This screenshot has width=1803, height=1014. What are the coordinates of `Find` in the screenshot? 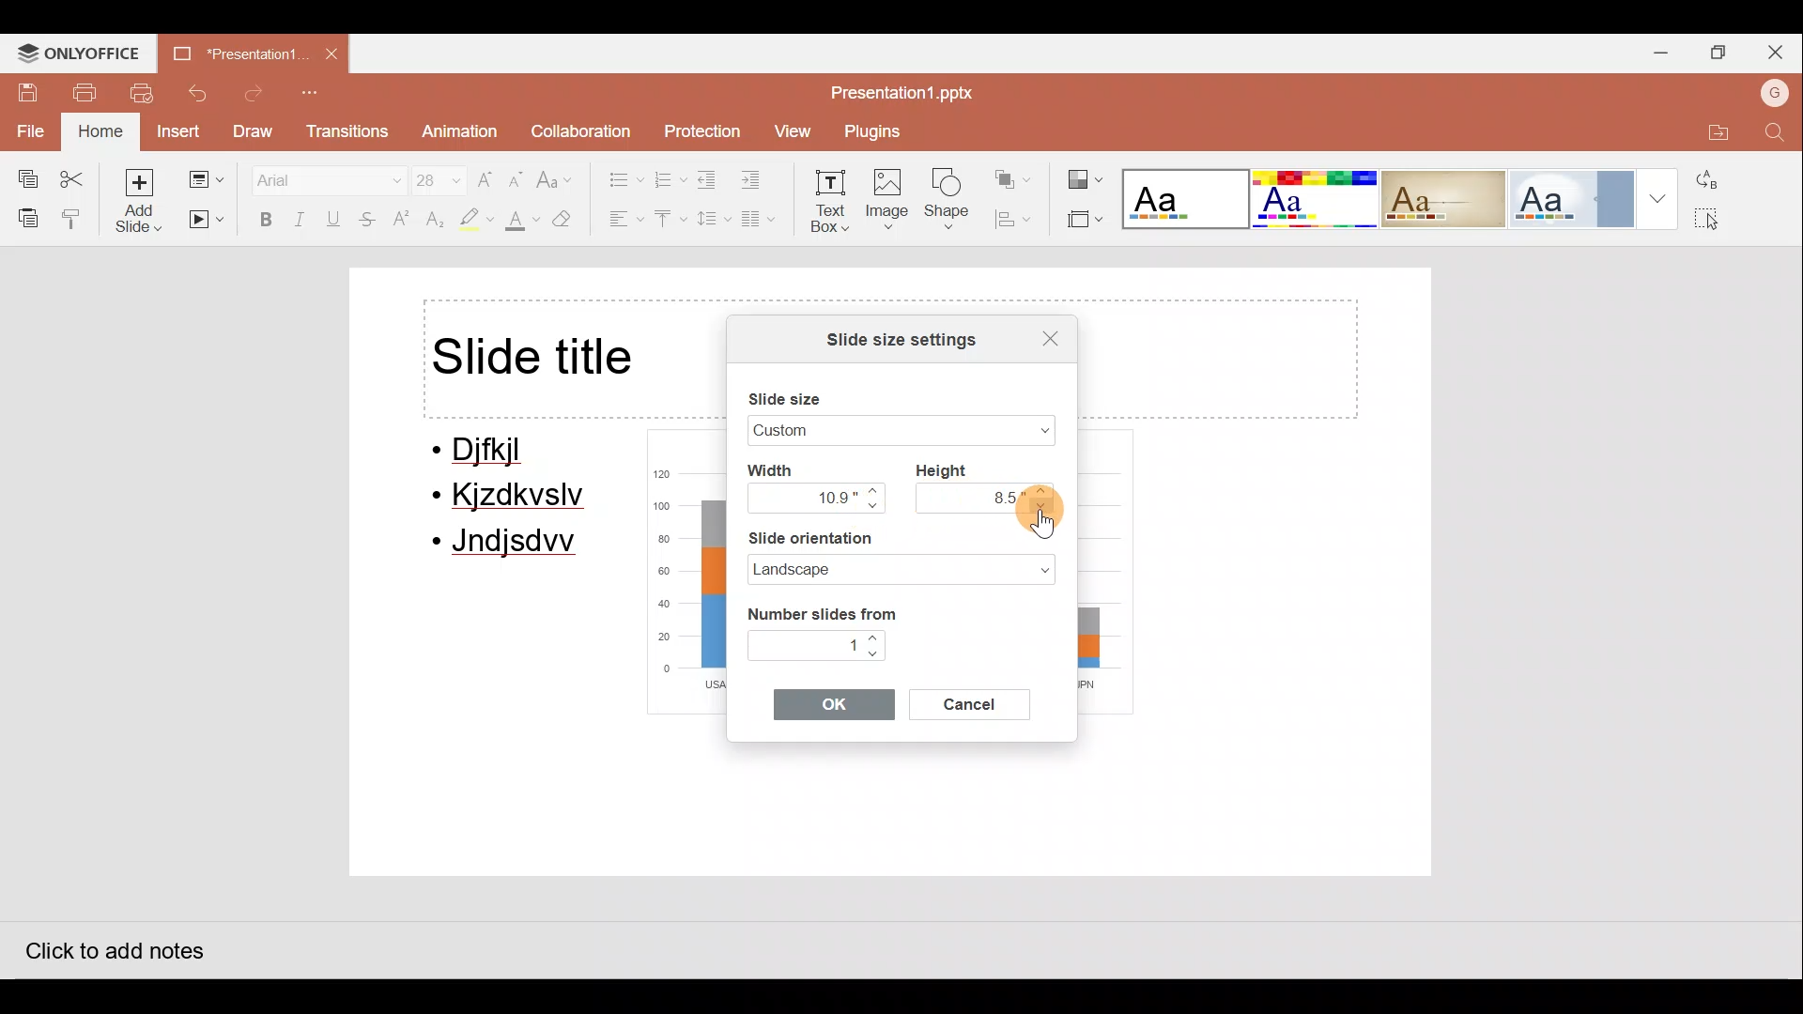 It's located at (1775, 133).